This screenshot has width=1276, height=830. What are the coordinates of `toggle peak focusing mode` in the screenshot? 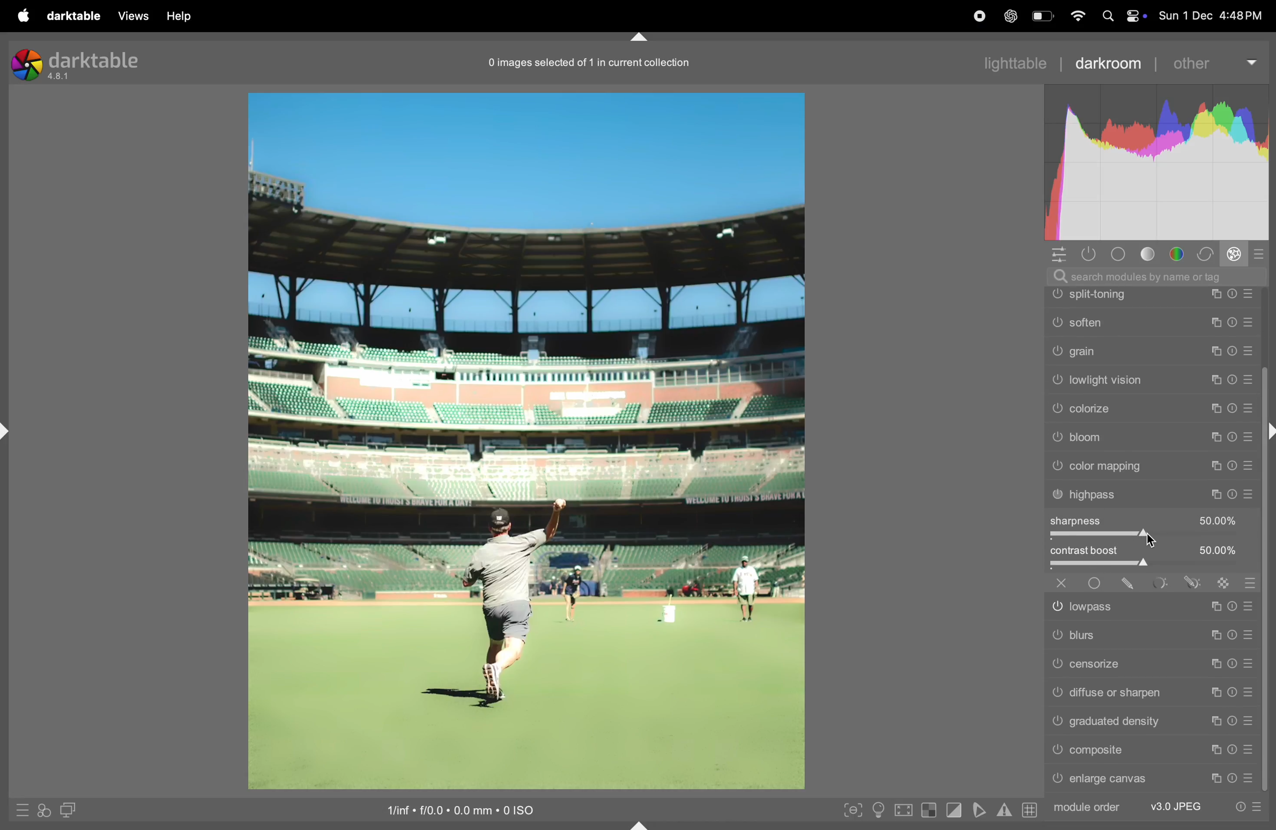 It's located at (851, 809).